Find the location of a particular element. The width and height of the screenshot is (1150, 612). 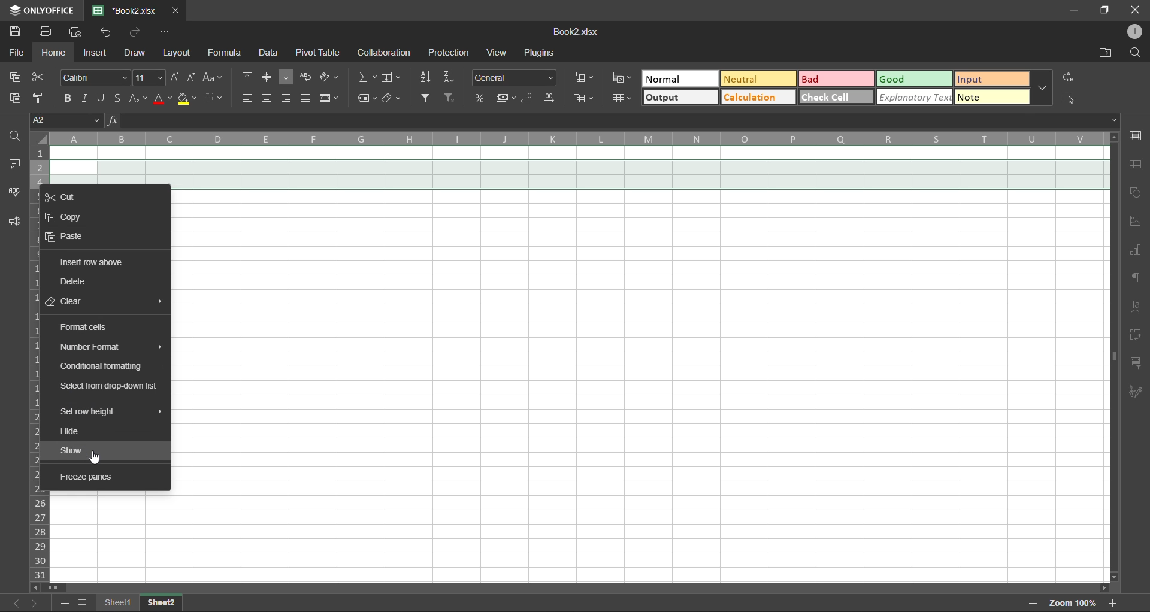

more options is located at coordinates (1040, 88).